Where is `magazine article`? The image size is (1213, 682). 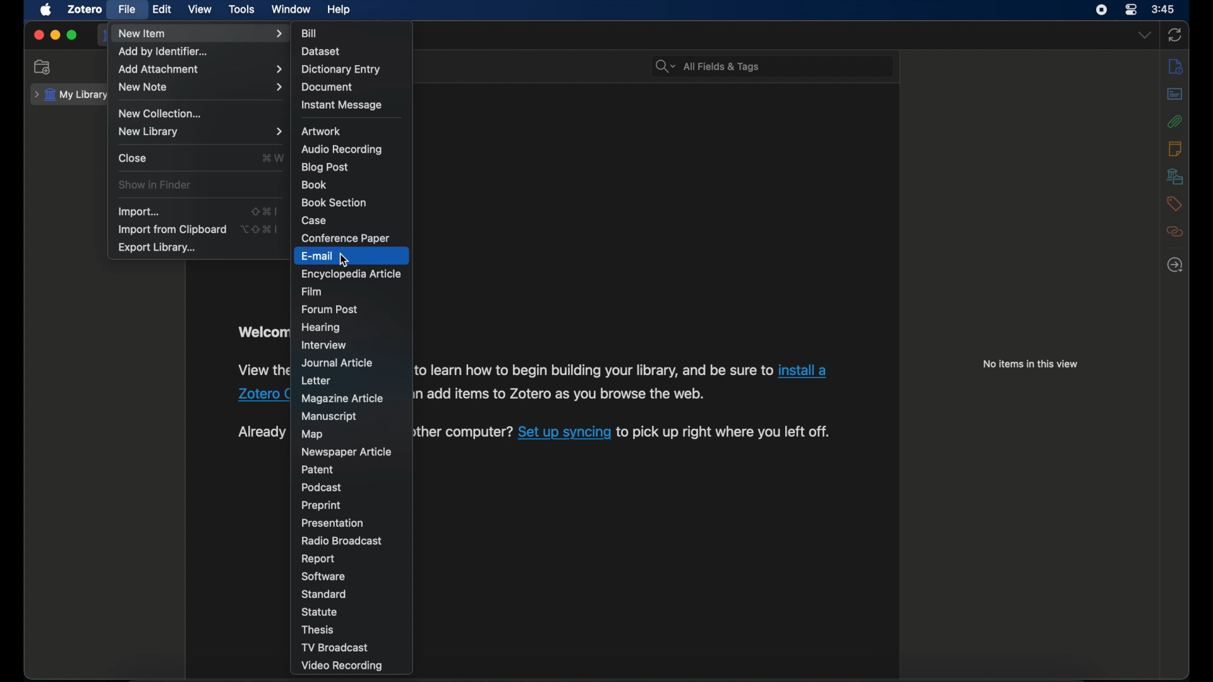 magazine article is located at coordinates (342, 398).